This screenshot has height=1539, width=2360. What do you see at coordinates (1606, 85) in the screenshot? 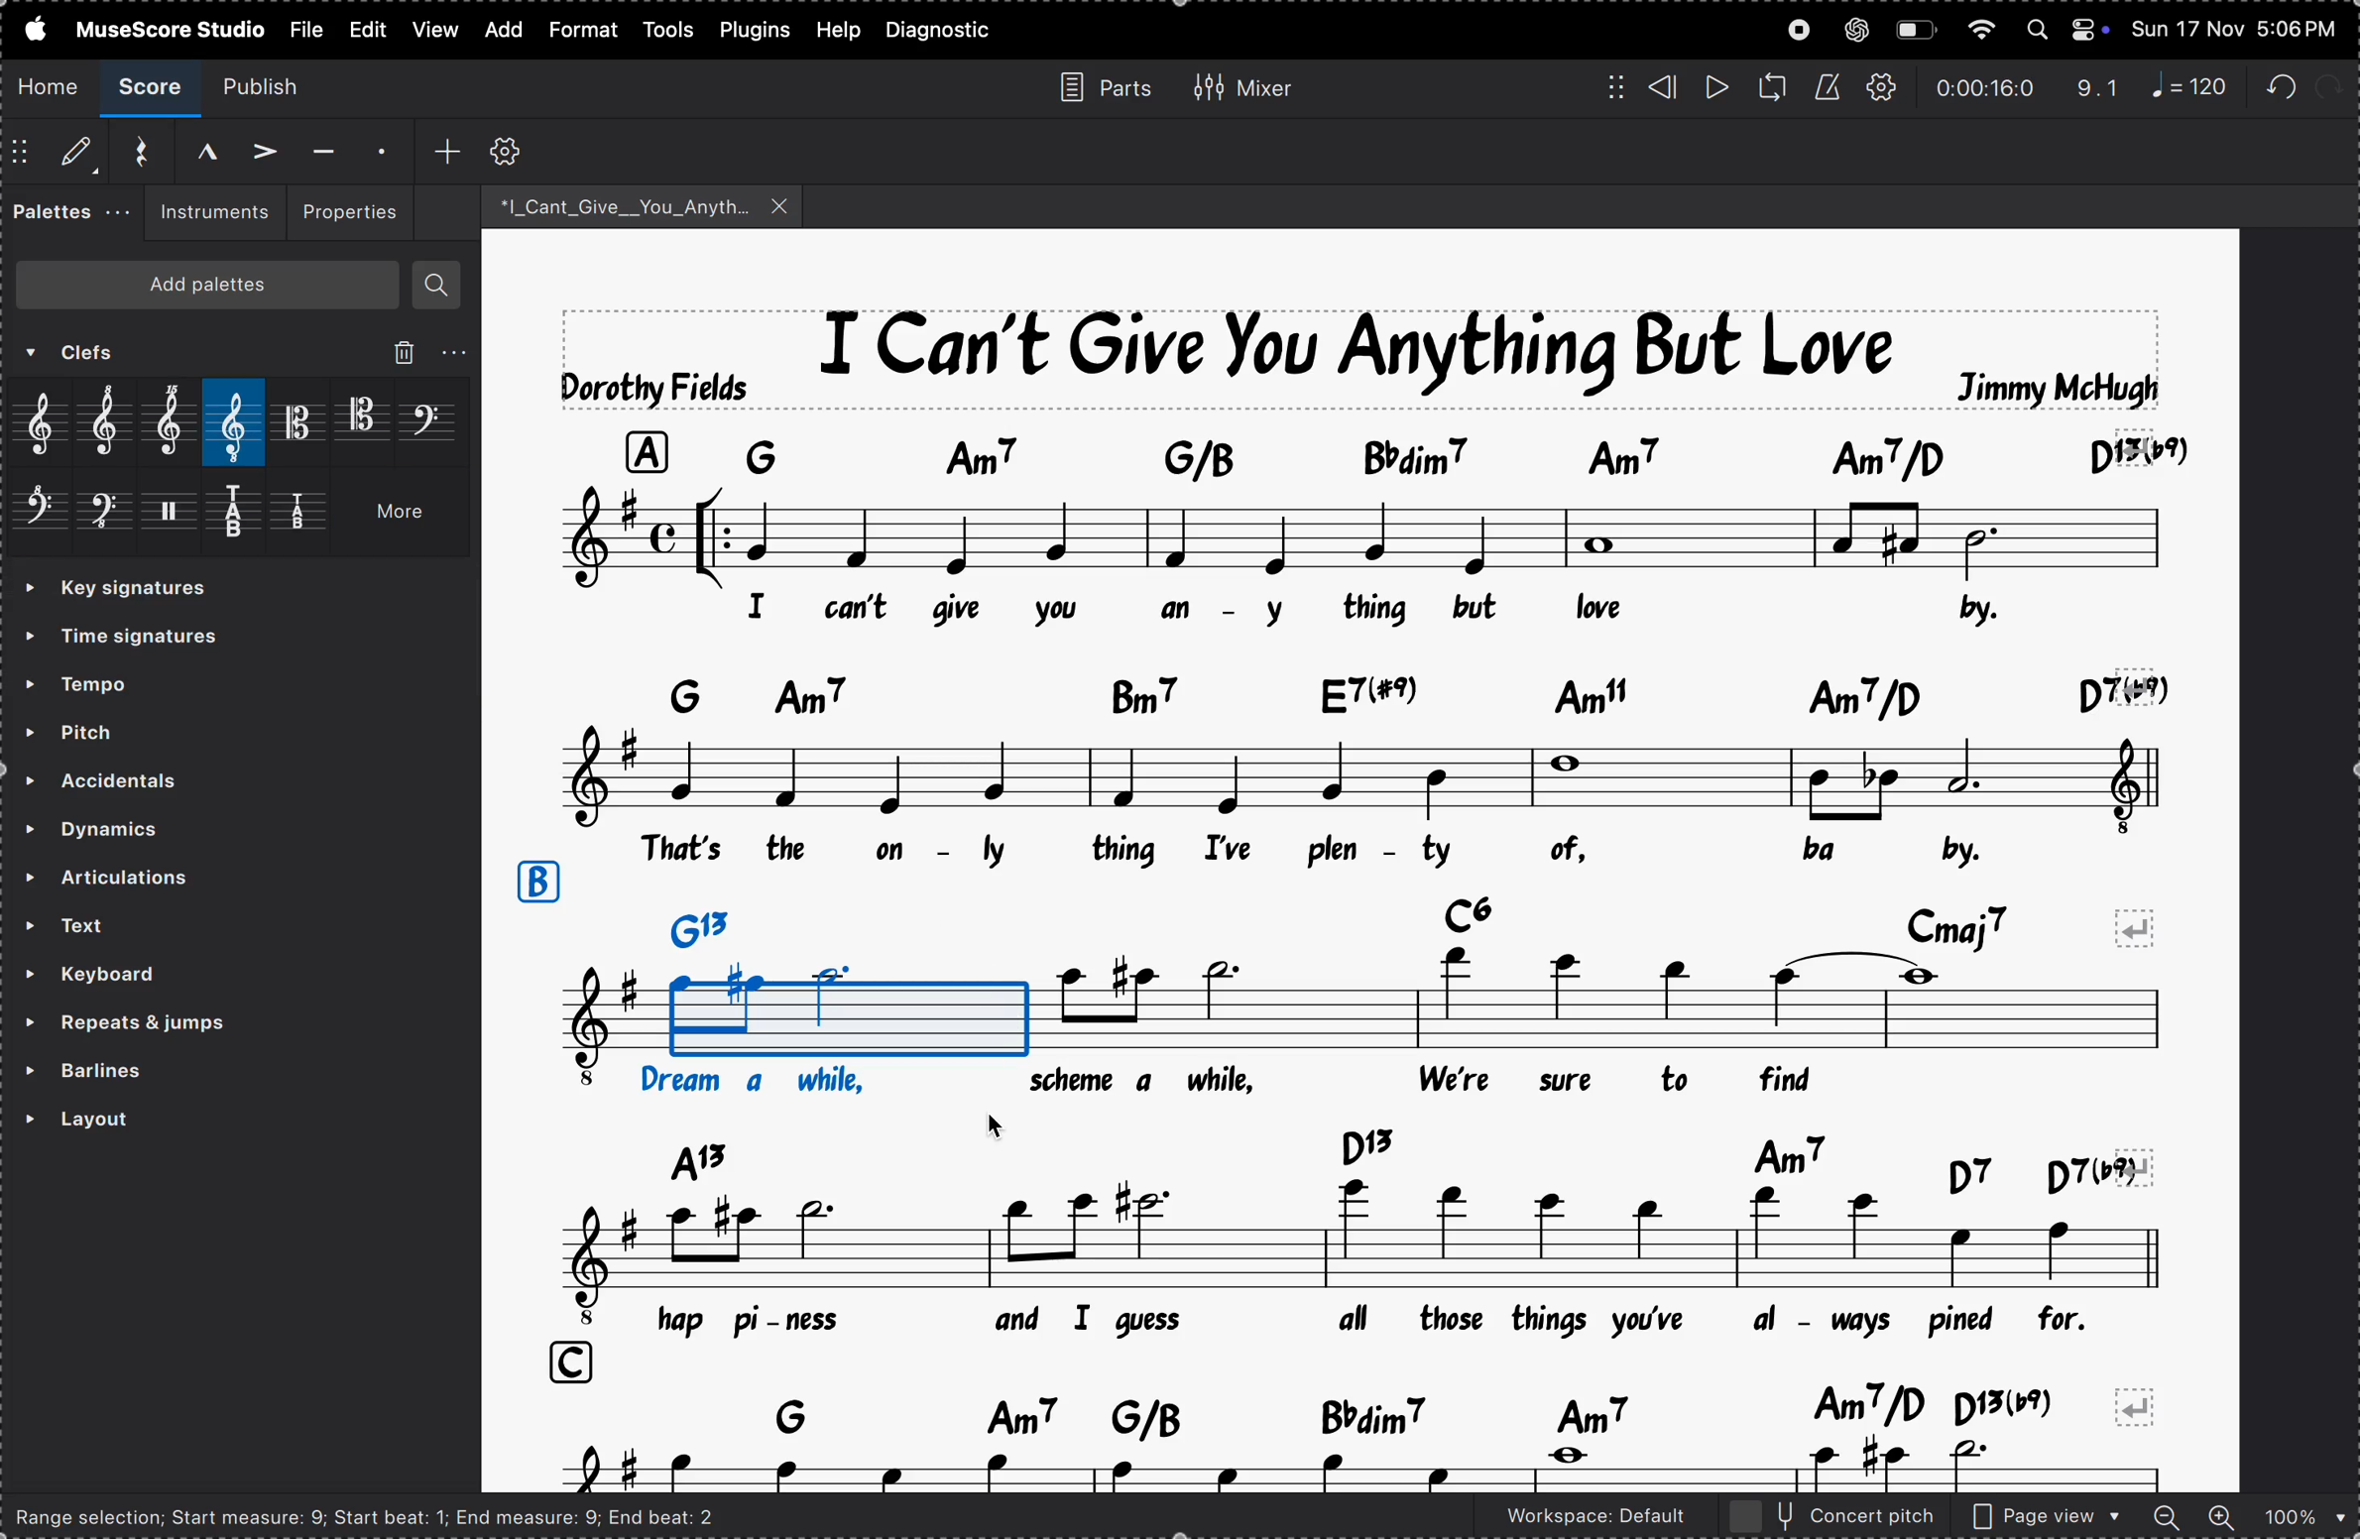
I see `matrix` at bounding box center [1606, 85].